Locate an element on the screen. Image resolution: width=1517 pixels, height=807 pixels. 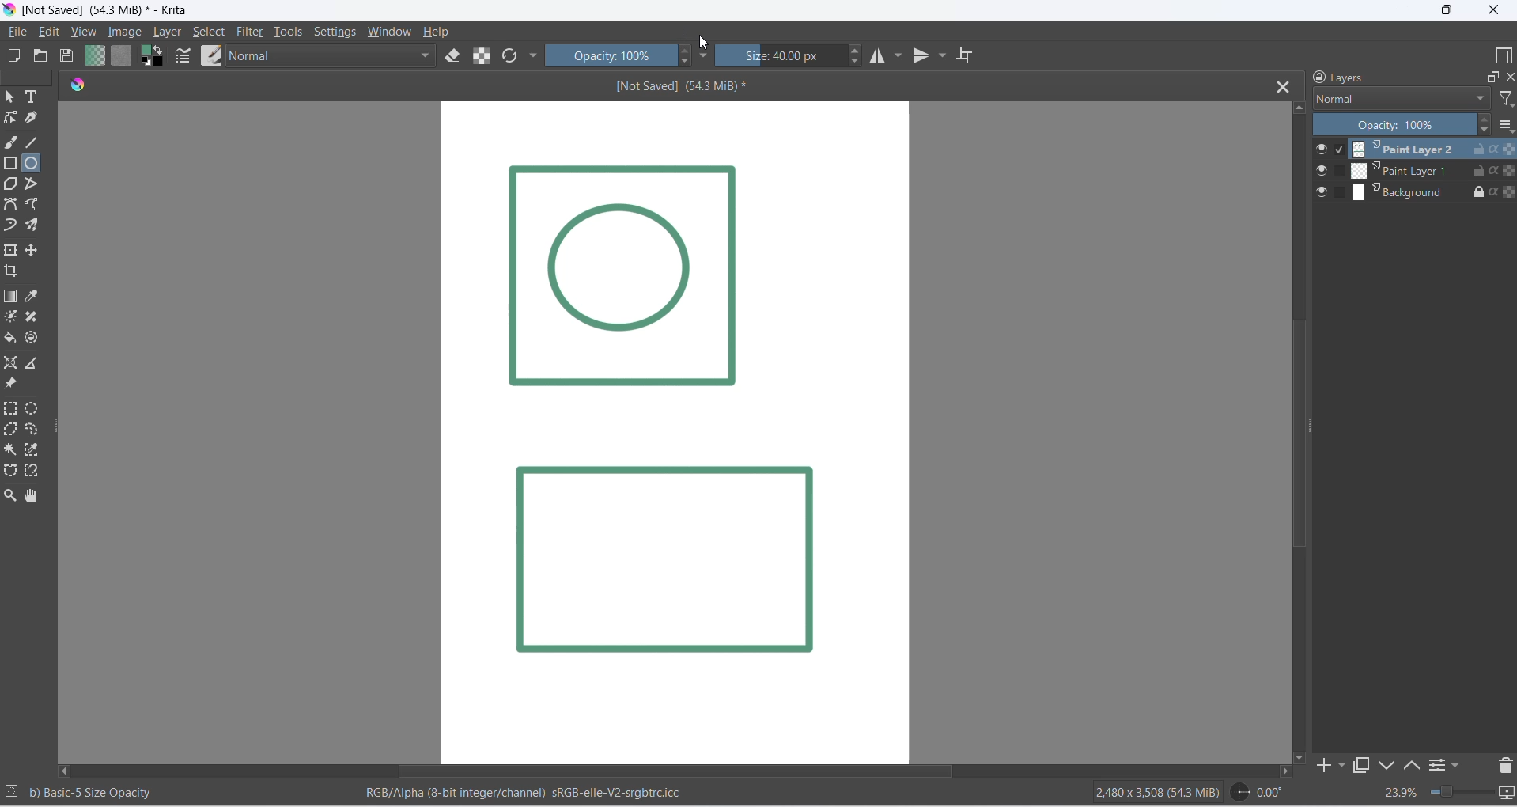
visibility is located at coordinates (1322, 150).